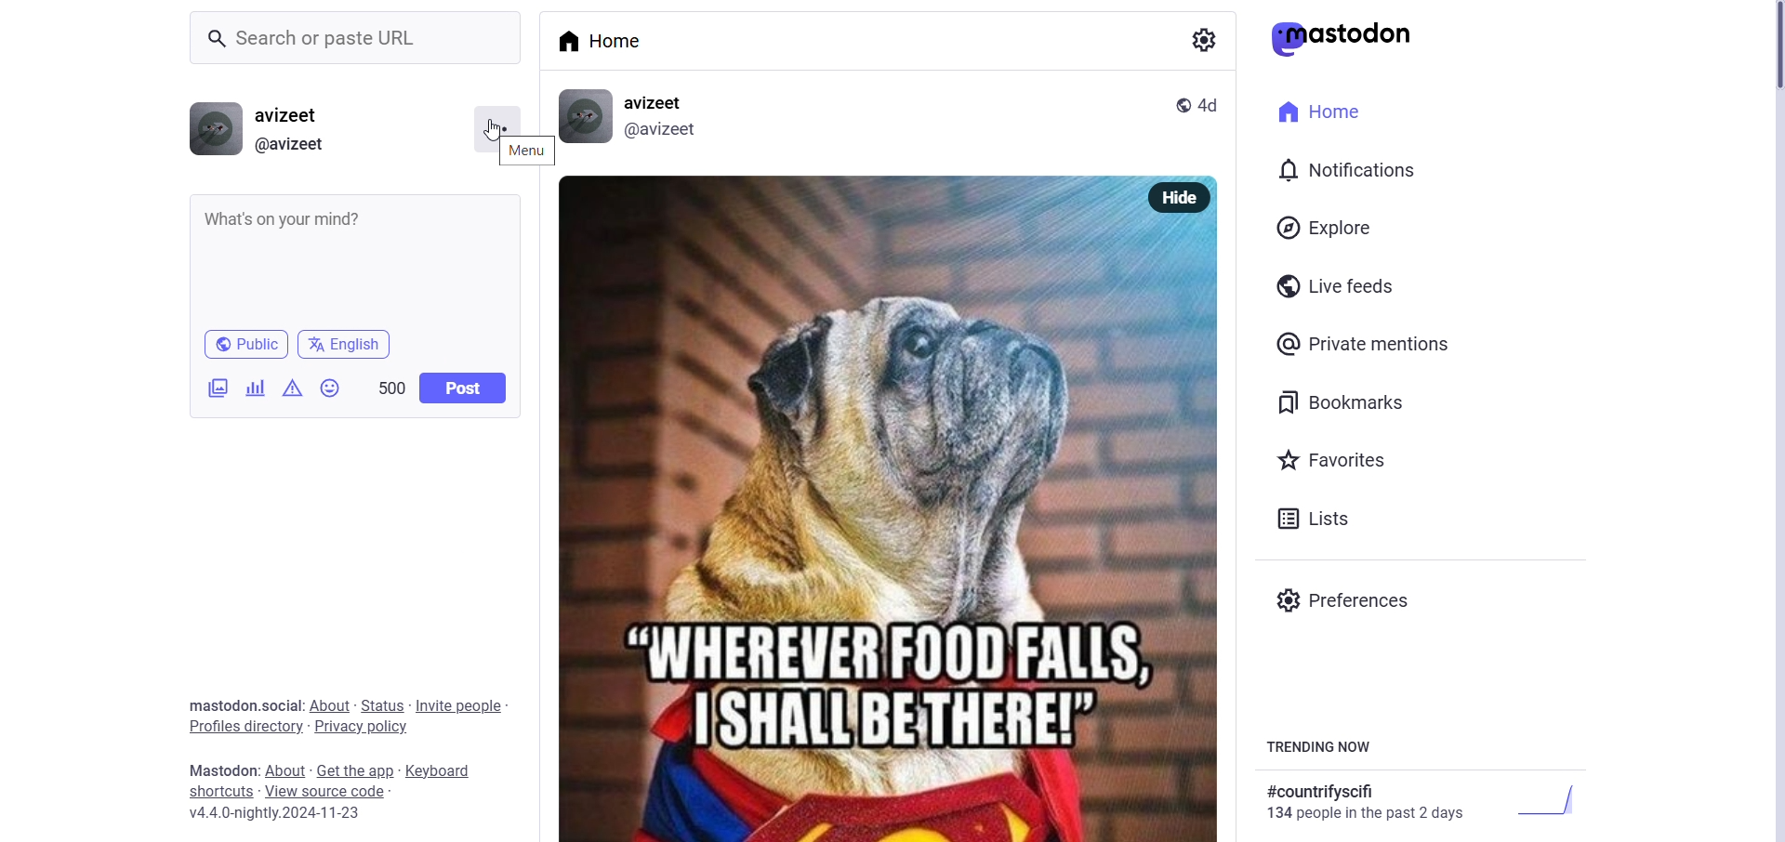 The height and width of the screenshot is (842, 1785). Describe the element at coordinates (379, 704) in the screenshot. I see `status` at that location.